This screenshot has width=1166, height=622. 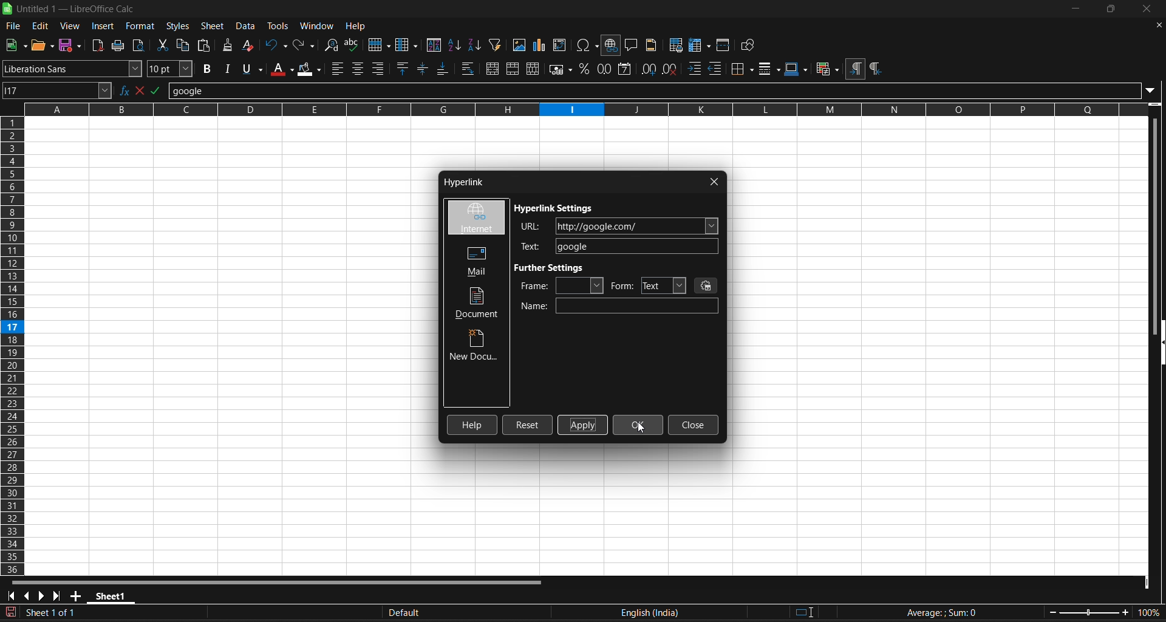 I want to click on border styles, so click(x=769, y=69).